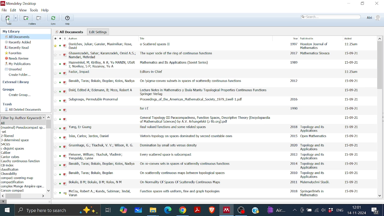 The height and width of the screenshot is (216, 384). What do you see at coordinates (350, 191) in the screenshot?
I see `date` at bounding box center [350, 191].